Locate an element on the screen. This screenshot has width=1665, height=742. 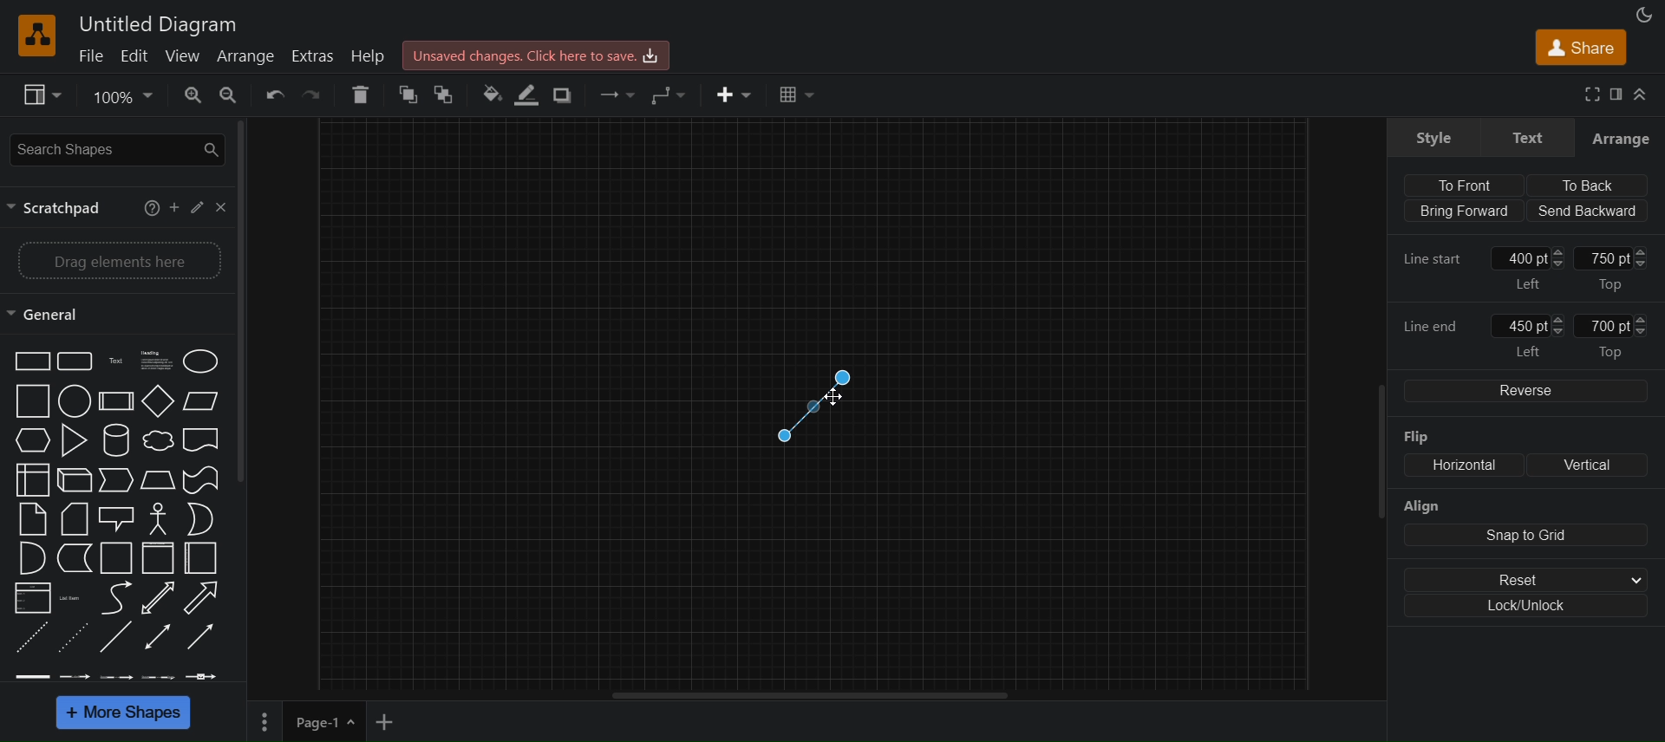
drag elements here is located at coordinates (117, 258).